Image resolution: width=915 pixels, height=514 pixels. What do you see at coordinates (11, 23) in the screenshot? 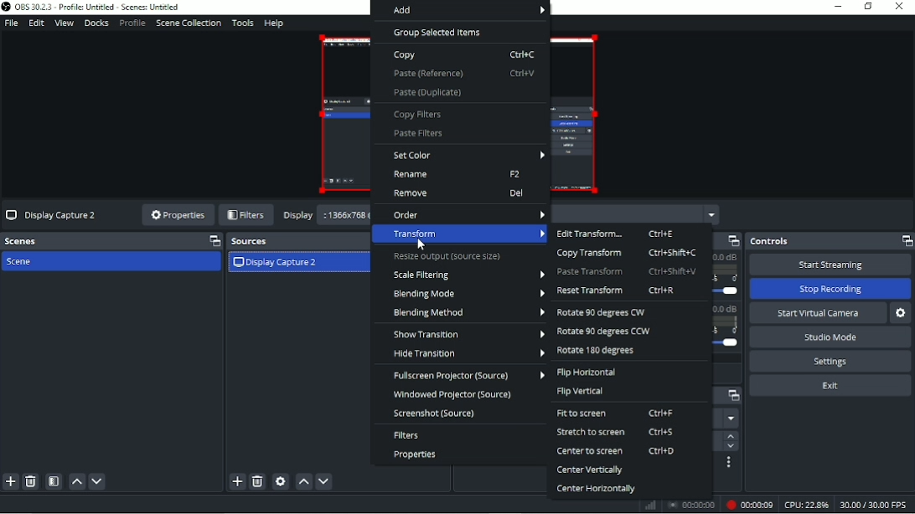
I see `File` at bounding box center [11, 23].